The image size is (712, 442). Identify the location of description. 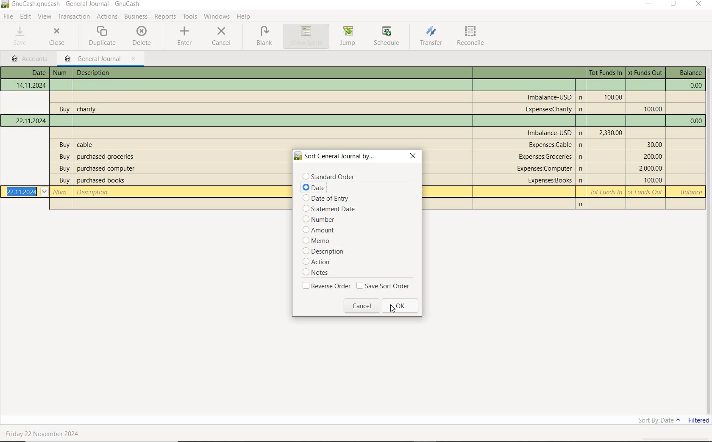
(101, 181).